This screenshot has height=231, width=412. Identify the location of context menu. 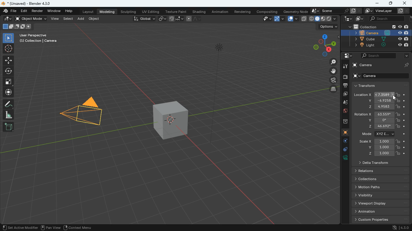
(79, 227).